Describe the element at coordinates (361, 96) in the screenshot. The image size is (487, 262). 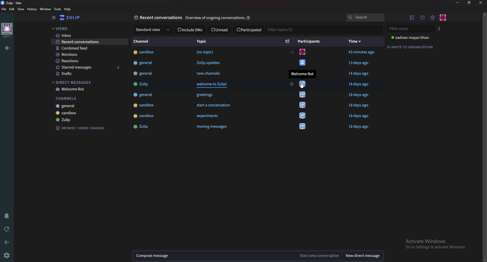
I see `18 days ago` at that location.